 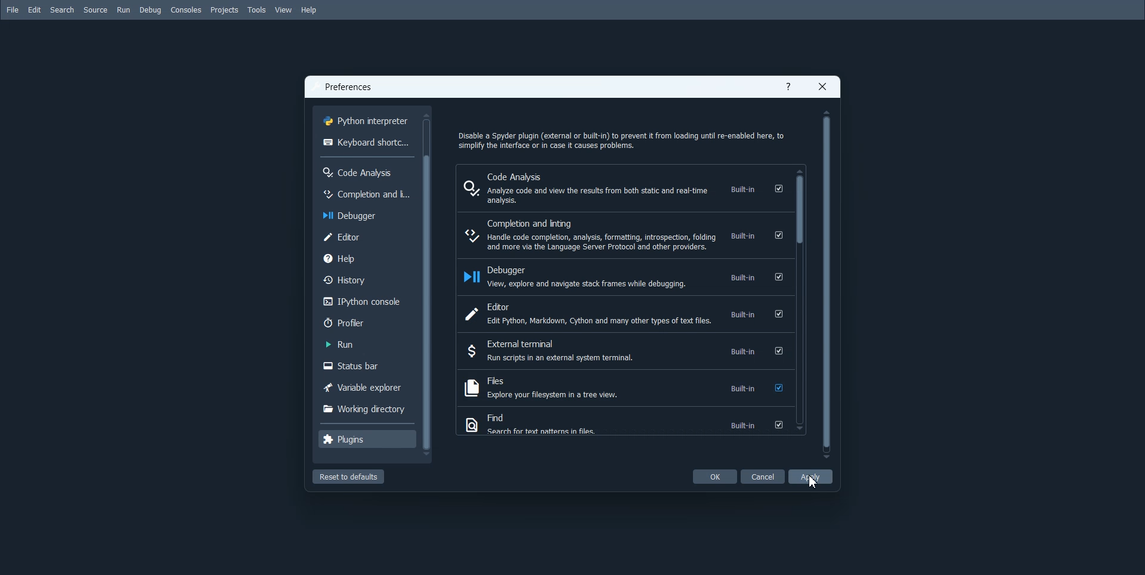 I want to click on Cursor, so click(x=814, y=482).